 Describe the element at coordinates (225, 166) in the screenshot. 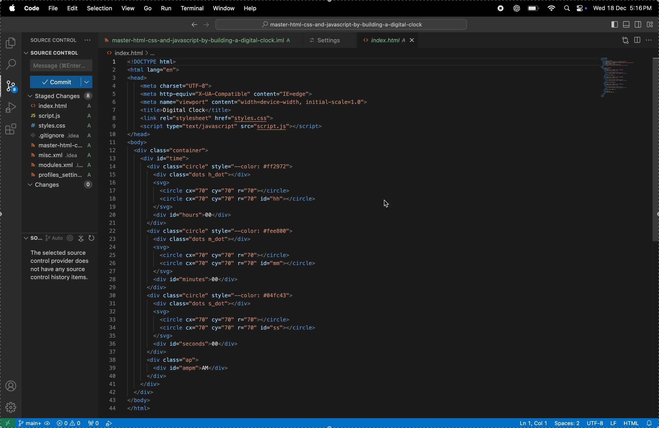

I see `<div class="circle" style="--color: #ff2972">` at that location.